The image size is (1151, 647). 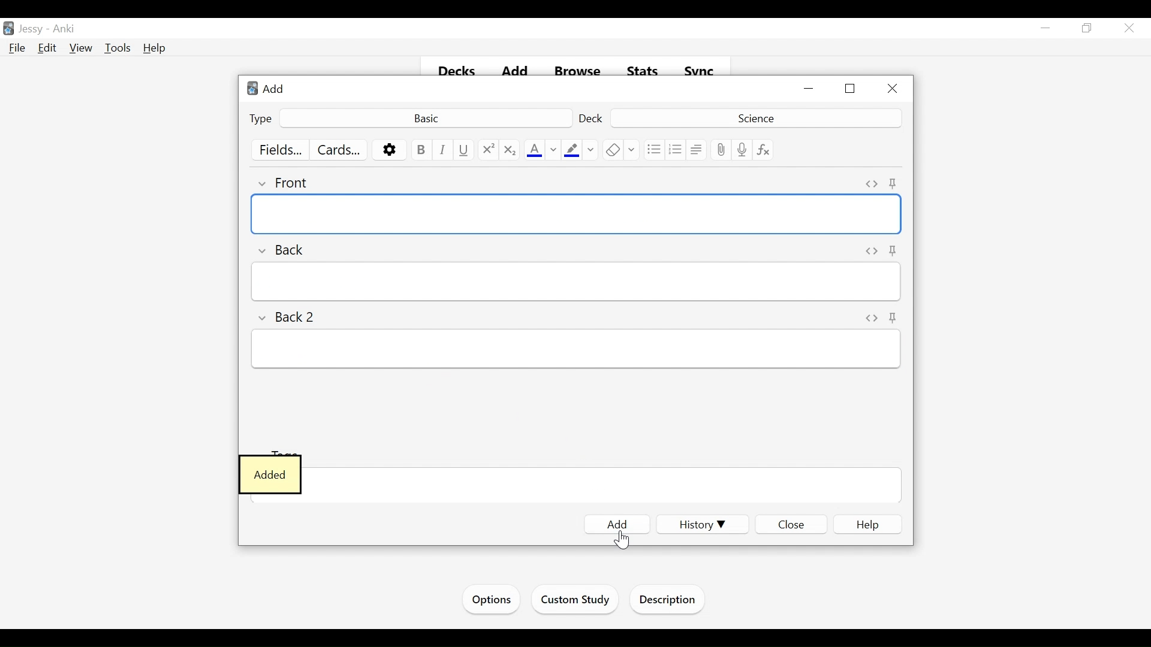 What do you see at coordinates (791, 526) in the screenshot?
I see `Close` at bounding box center [791, 526].